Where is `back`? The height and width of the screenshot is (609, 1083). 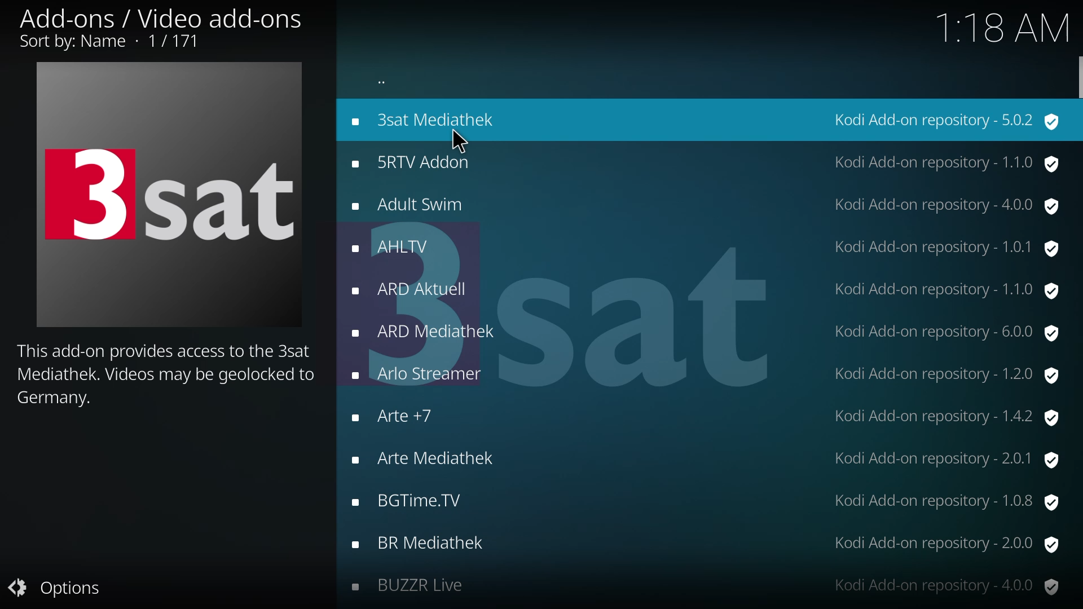
back is located at coordinates (386, 83).